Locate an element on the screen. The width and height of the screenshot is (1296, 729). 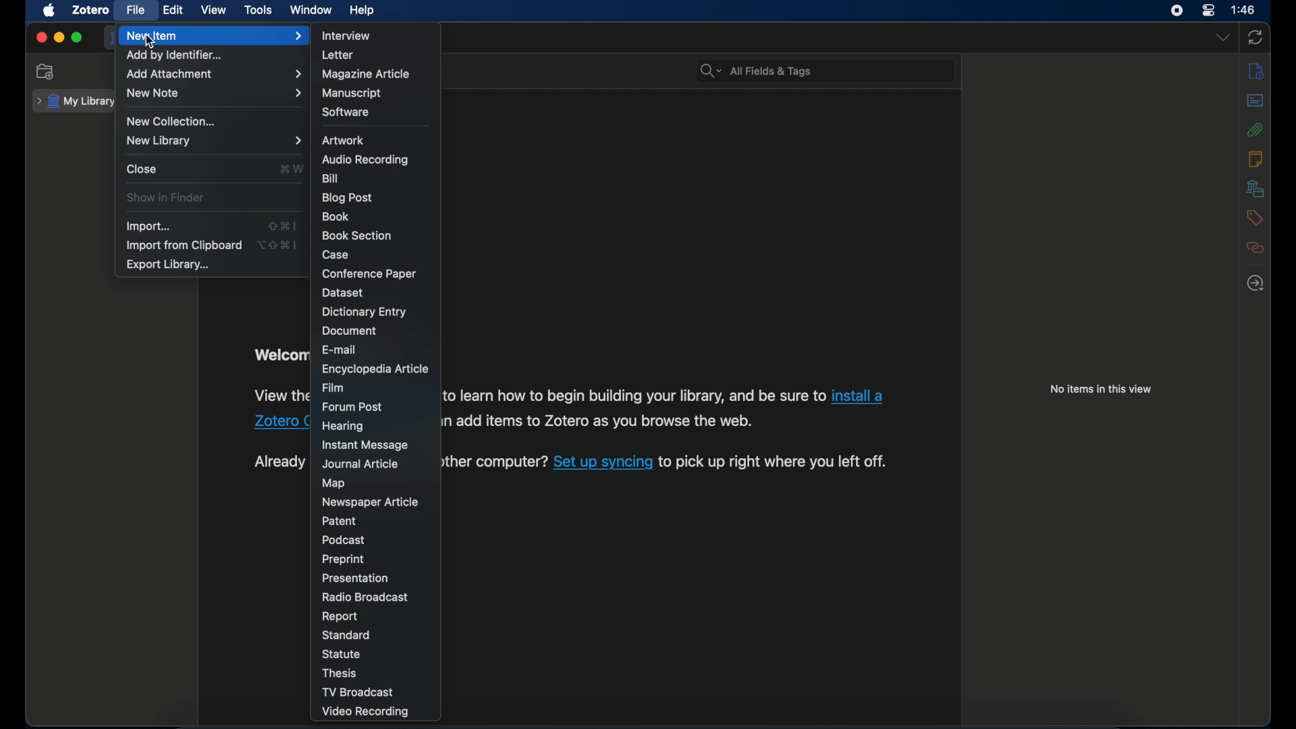
Welcome is located at coordinates (279, 357).